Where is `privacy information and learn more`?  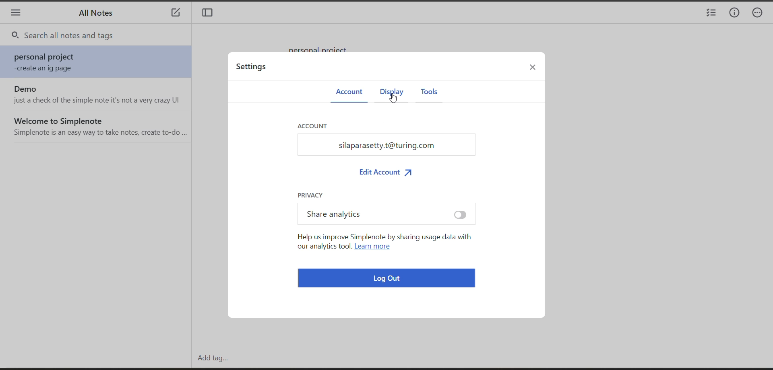 privacy information and learn more is located at coordinates (386, 237).